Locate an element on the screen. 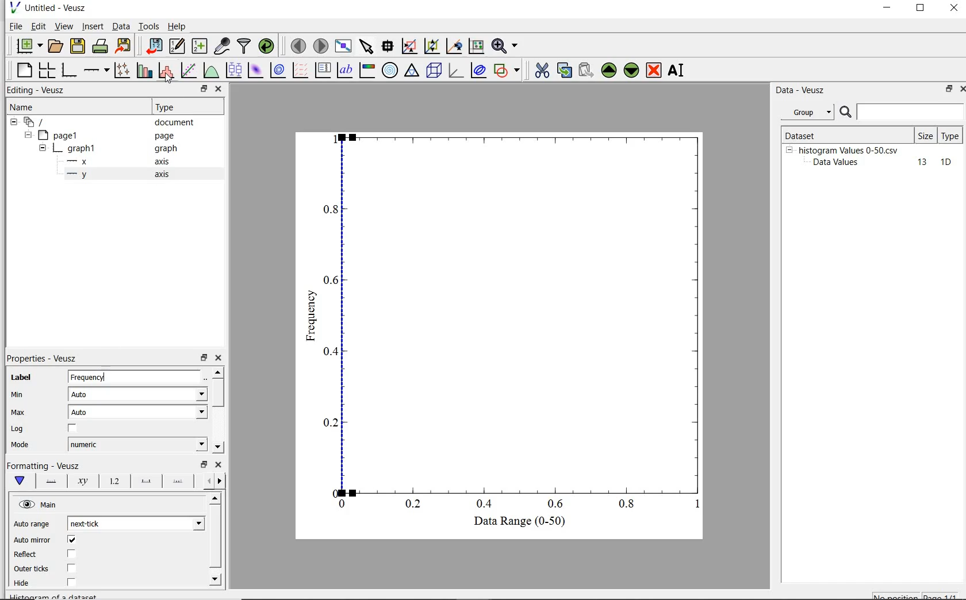 The width and height of the screenshot is (966, 600). capture remote data is located at coordinates (222, 47).